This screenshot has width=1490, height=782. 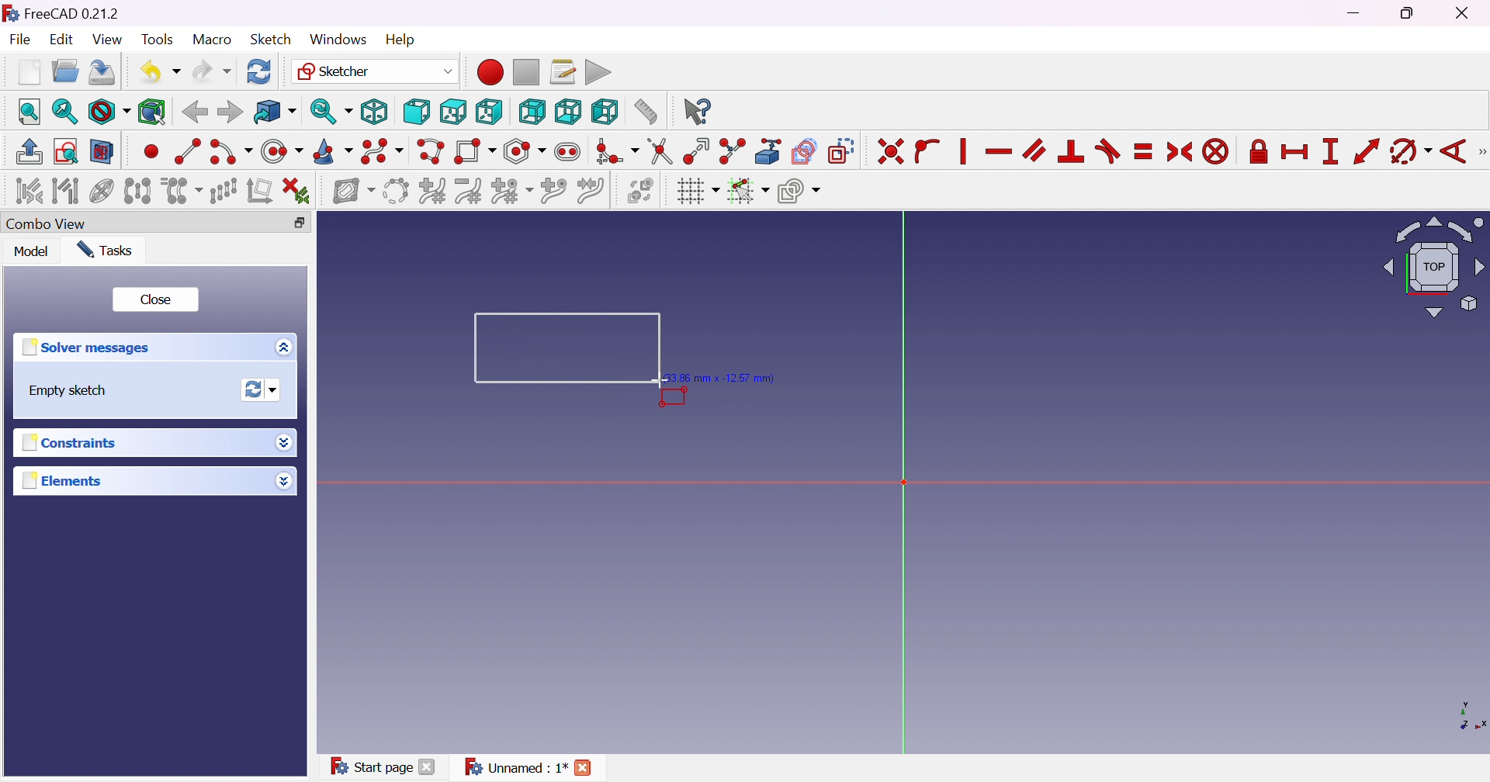 I want to click on Front, so click(x=416, y=112).